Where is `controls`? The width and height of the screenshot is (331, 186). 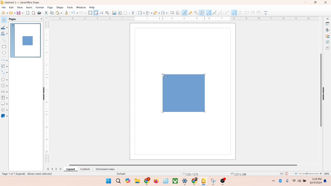 controls is located at coordinates (84, 169).